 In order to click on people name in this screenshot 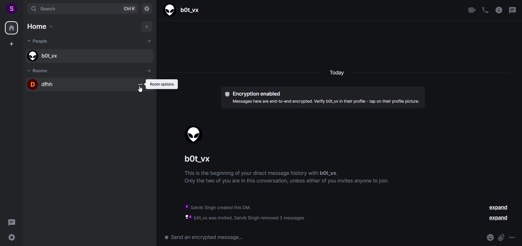, I will do `click(201, 160)`.